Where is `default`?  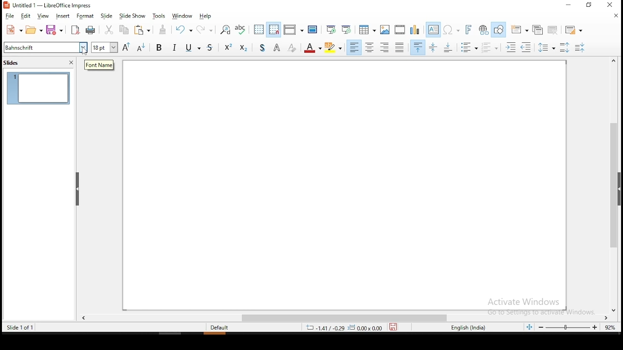
default is located at coordinates (222, 328).